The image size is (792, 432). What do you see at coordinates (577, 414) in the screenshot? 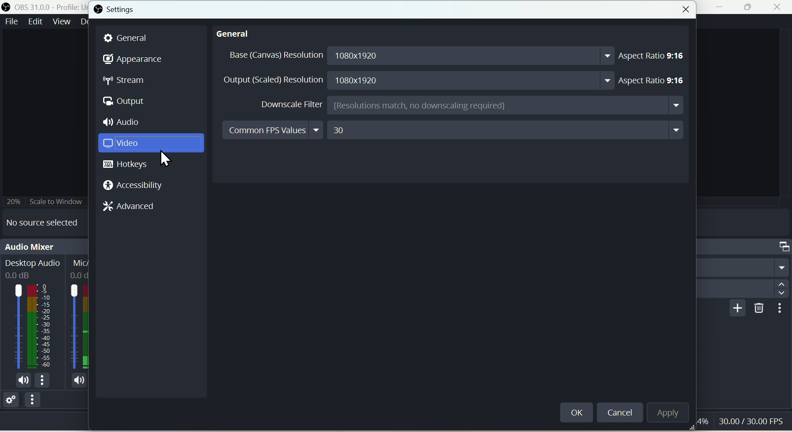
I see `okay` at bounding box center [577, 414].